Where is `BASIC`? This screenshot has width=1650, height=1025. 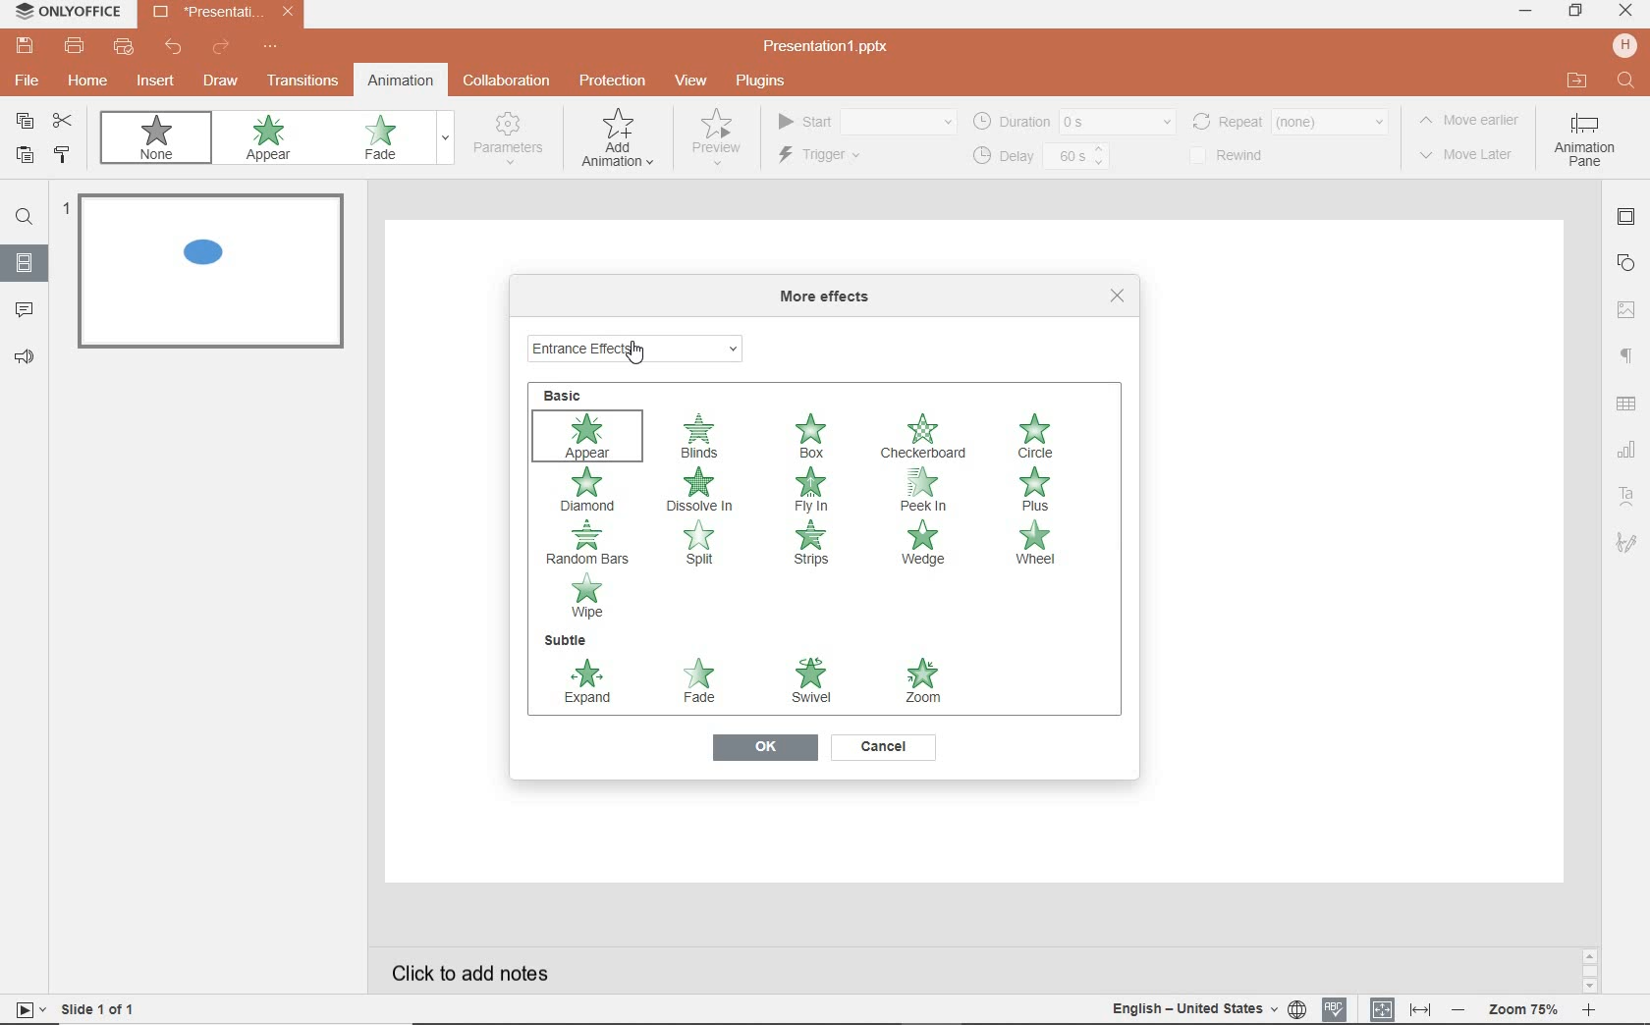
BASIC is located at coordinates (572, 394).